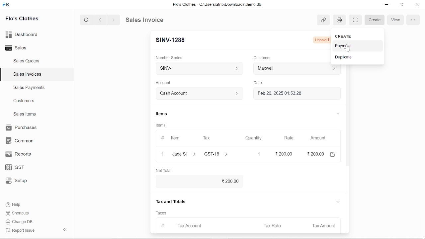 The image size is (425, 239). Describe the element at coordinates (161, 213) in the screenshot. I see `‘Taxes` at that location.